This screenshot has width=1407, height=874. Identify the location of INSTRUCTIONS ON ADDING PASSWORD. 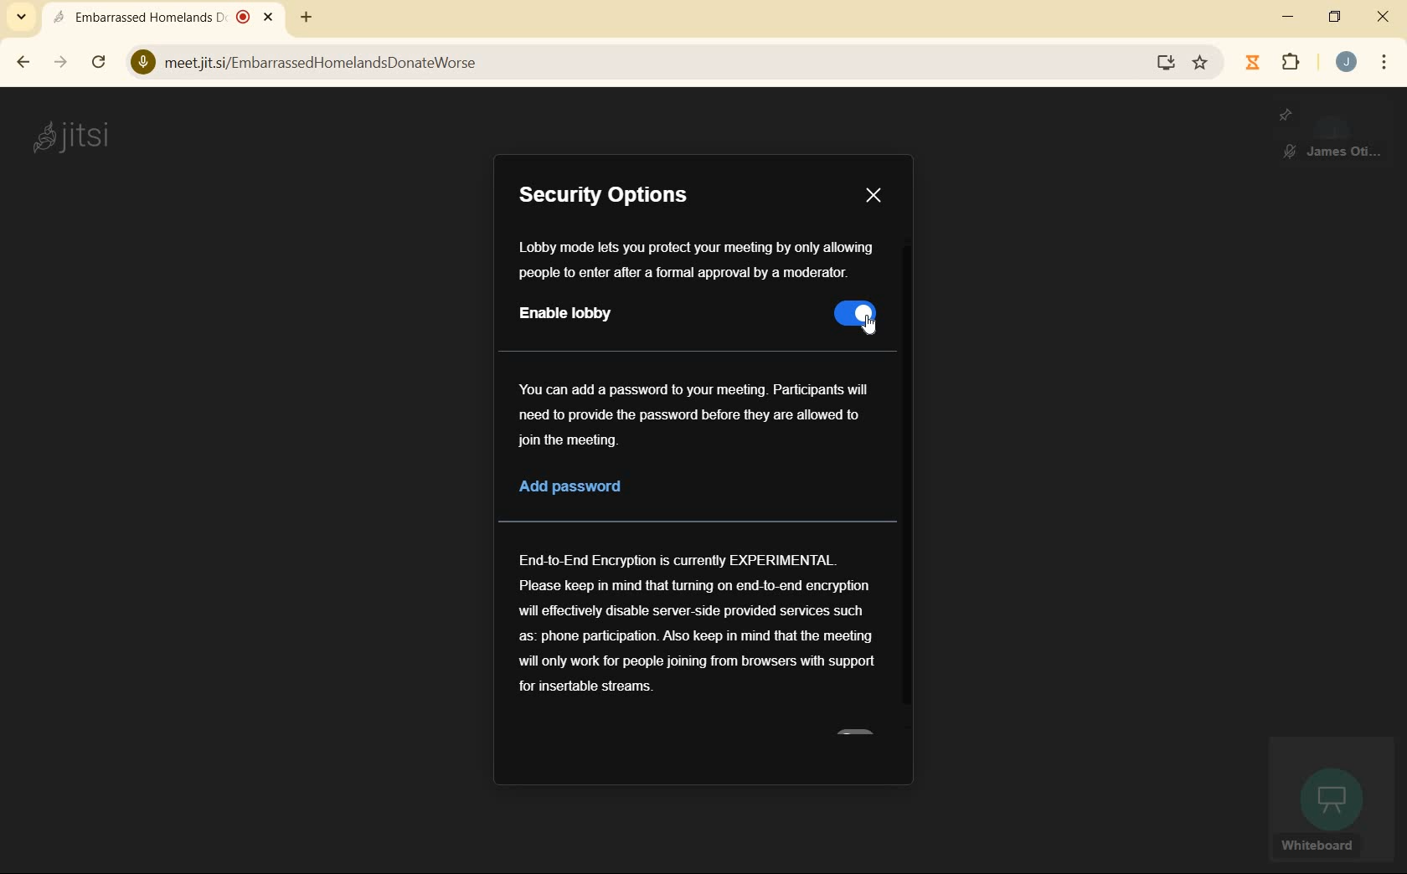
(693, 413).